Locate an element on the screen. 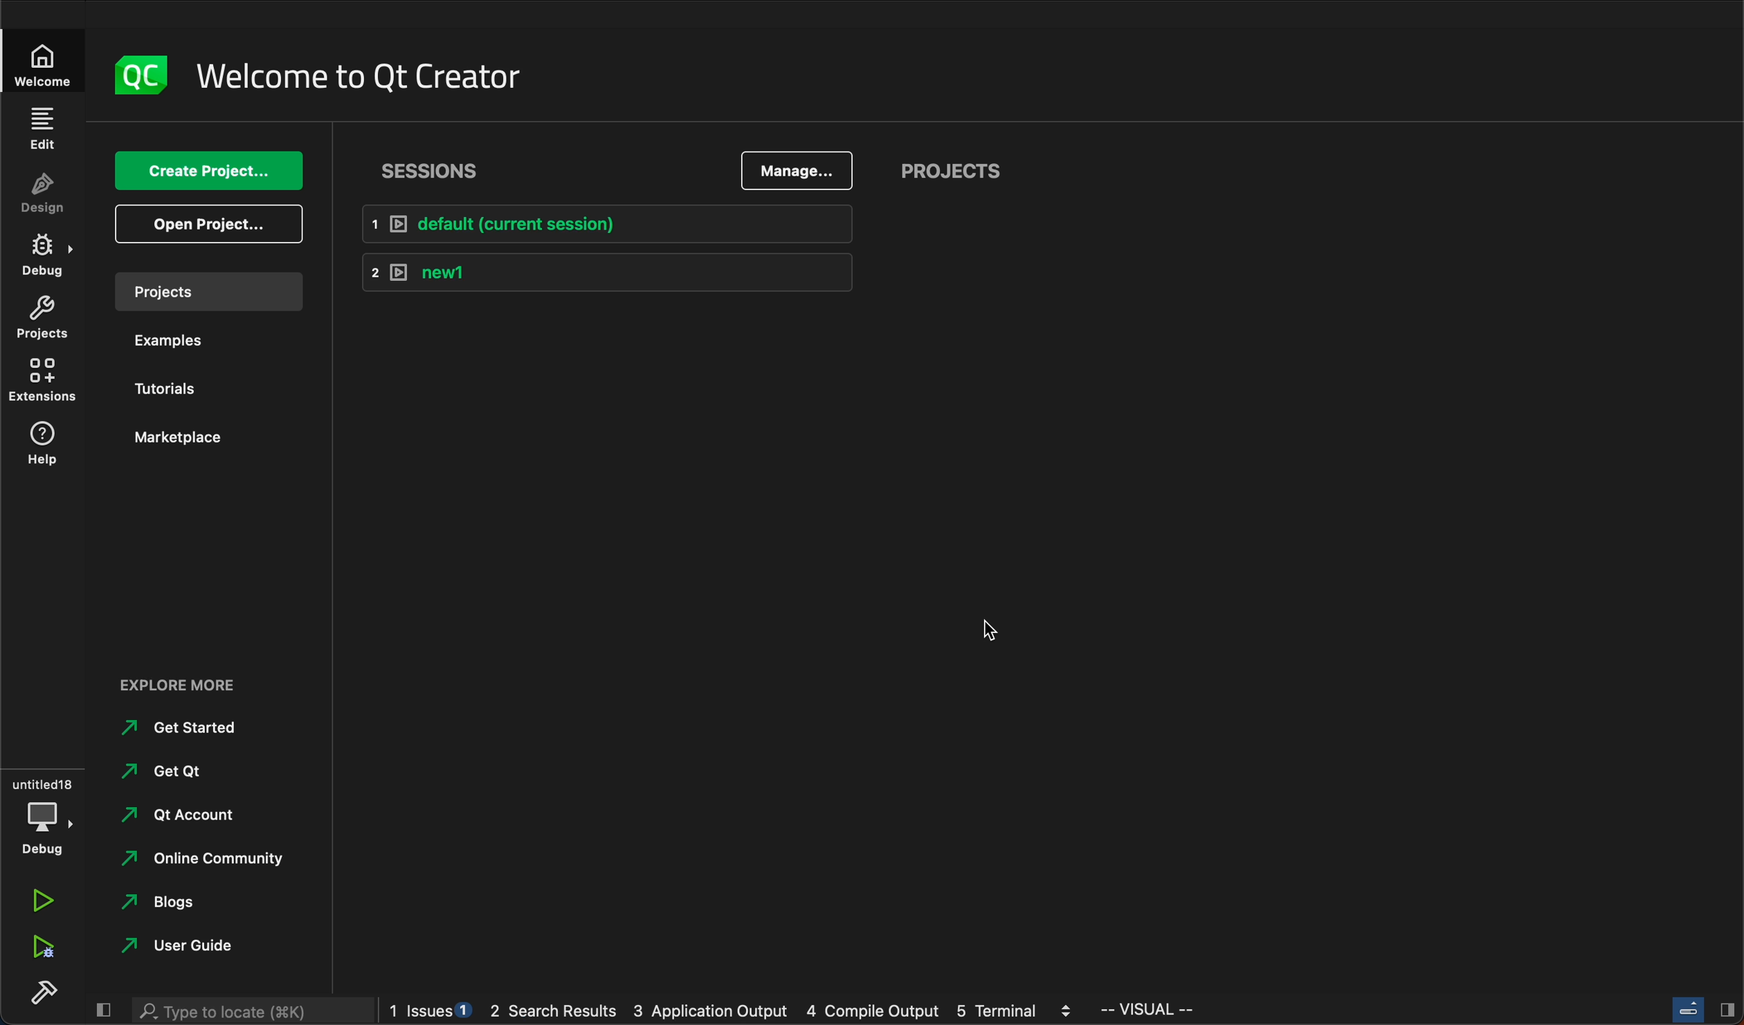  logs is located at coordinates (738, 1013).